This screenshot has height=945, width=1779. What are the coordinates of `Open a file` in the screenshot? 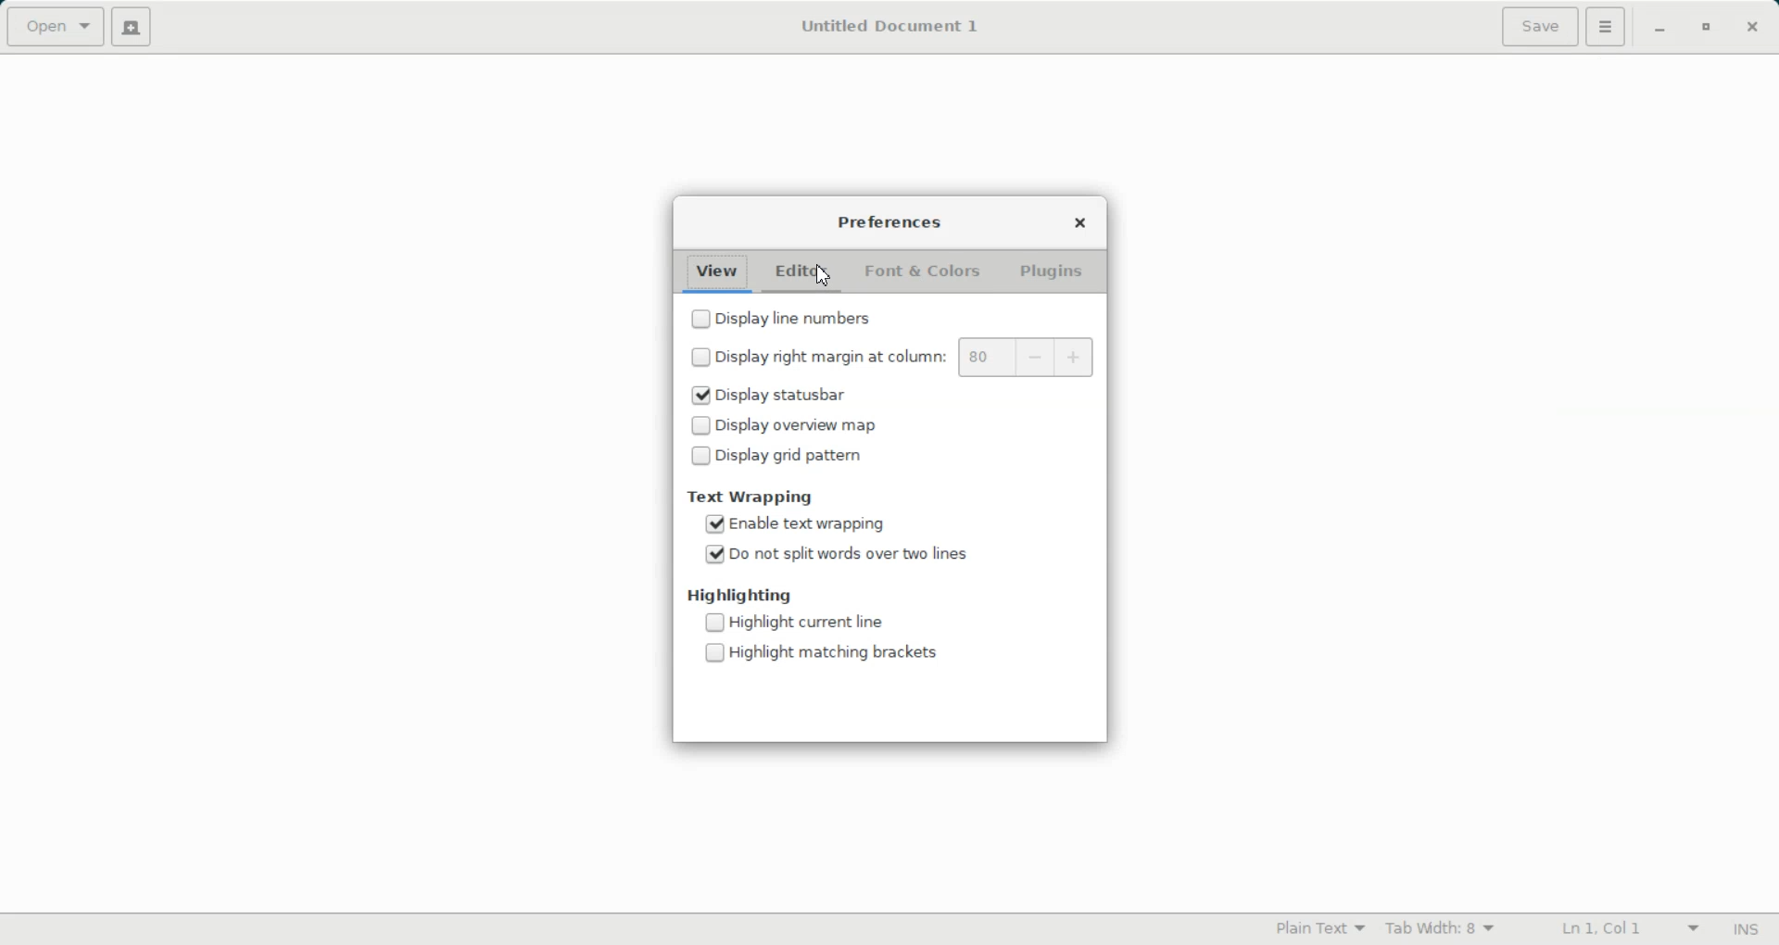 It's located at (56, 27).